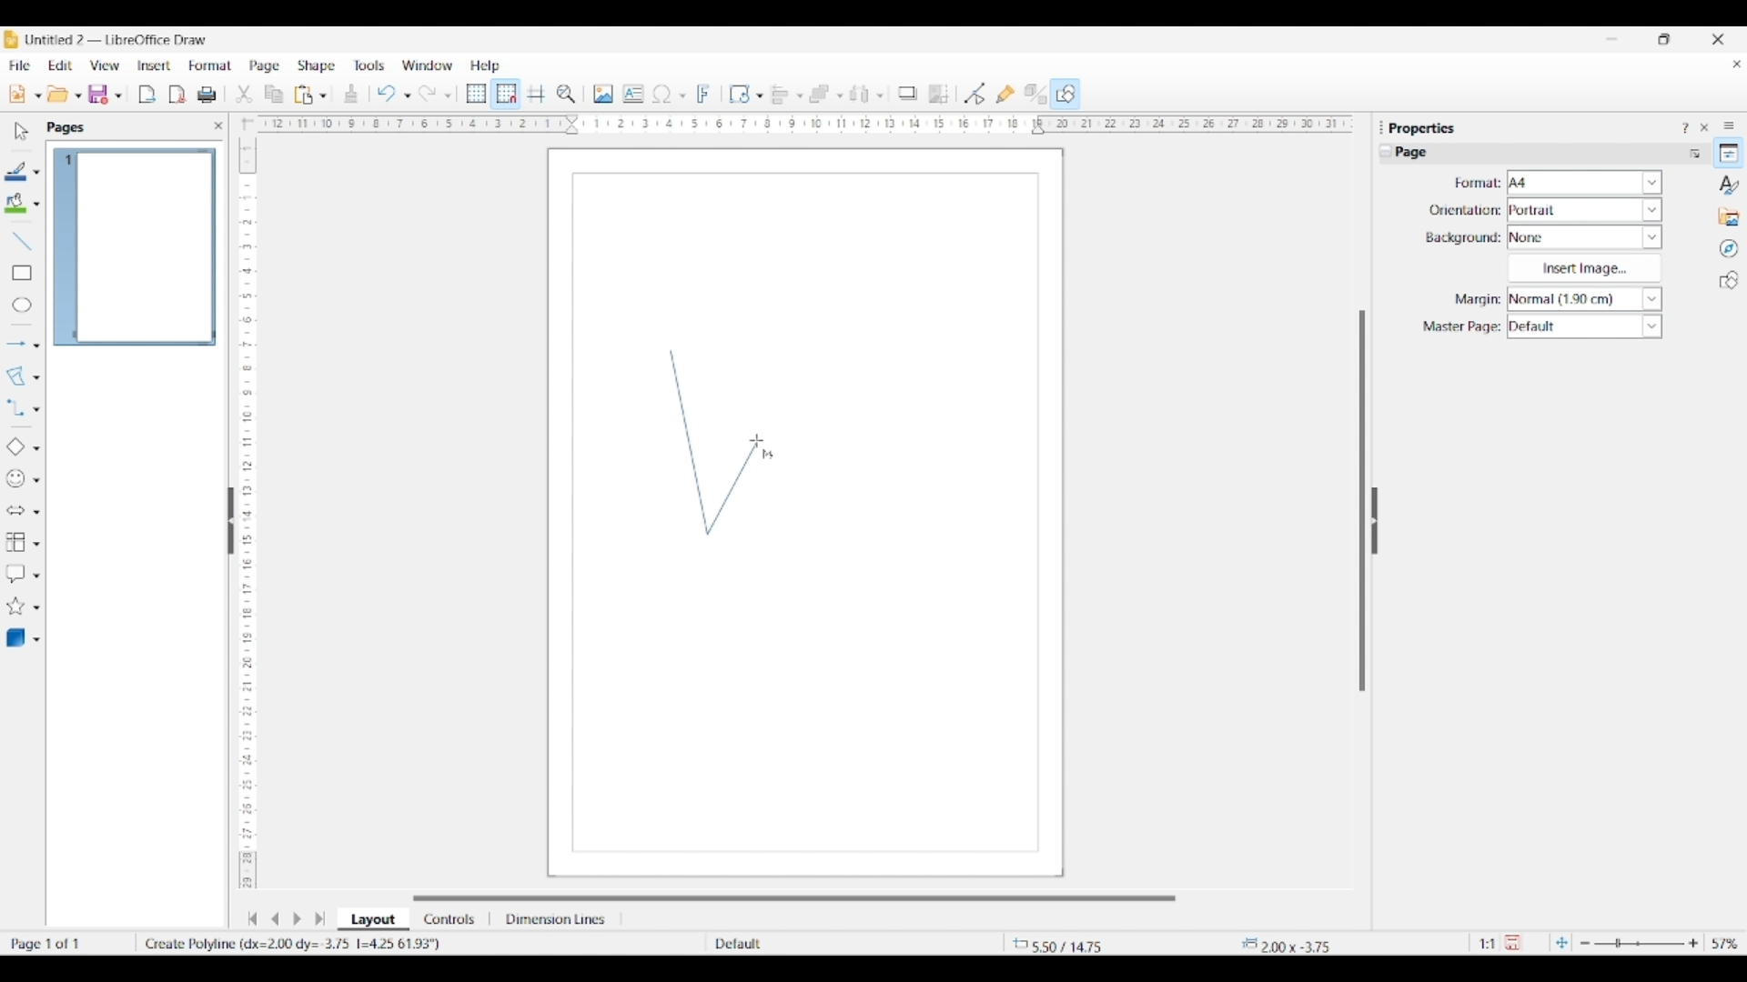  I want to click on Selected paste options, so click(304, 95).